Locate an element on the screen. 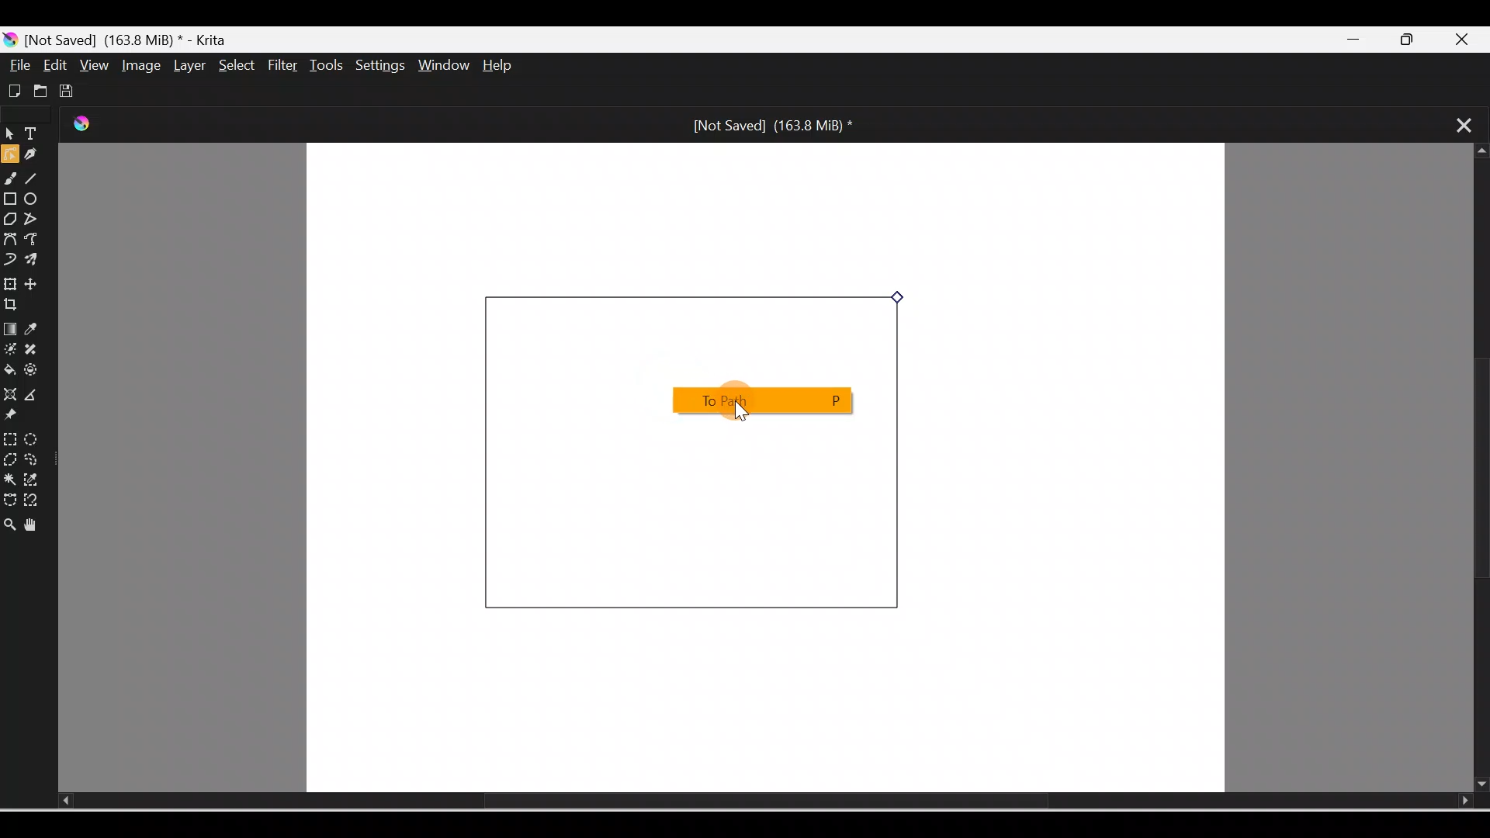  Measure the distance between two points is located at coordinates (37, 396).